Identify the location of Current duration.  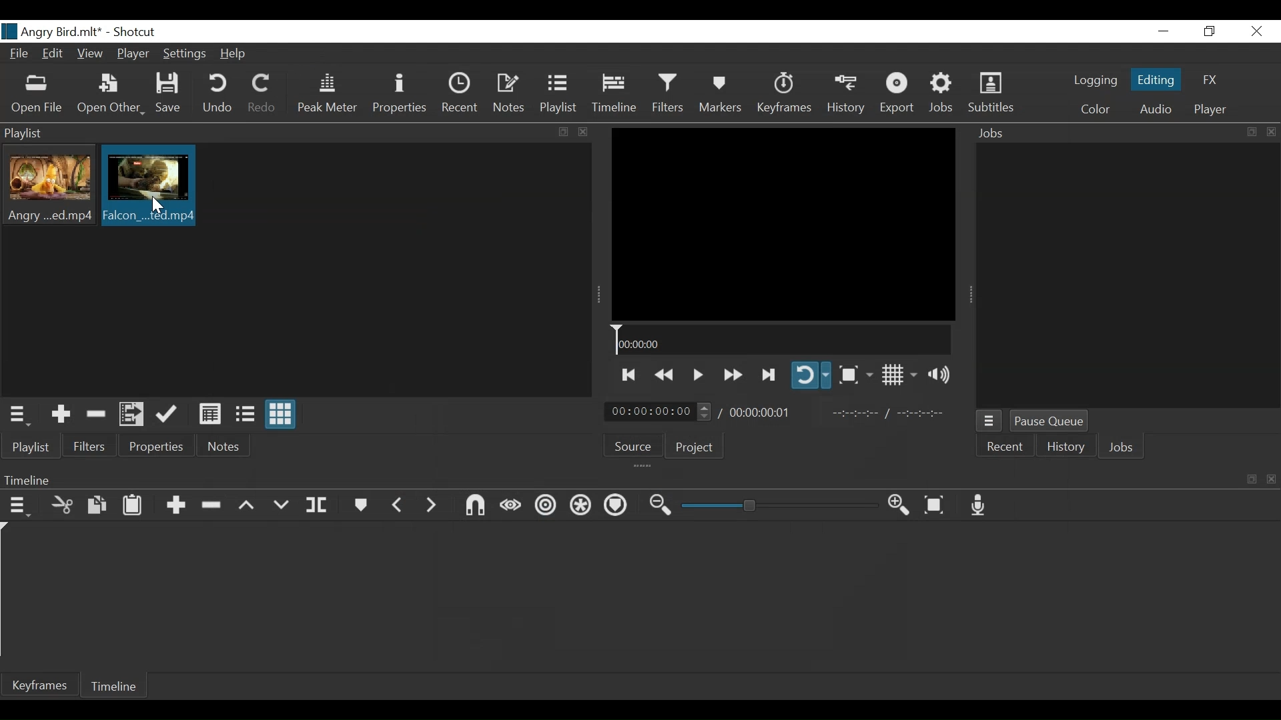
(659, 412).